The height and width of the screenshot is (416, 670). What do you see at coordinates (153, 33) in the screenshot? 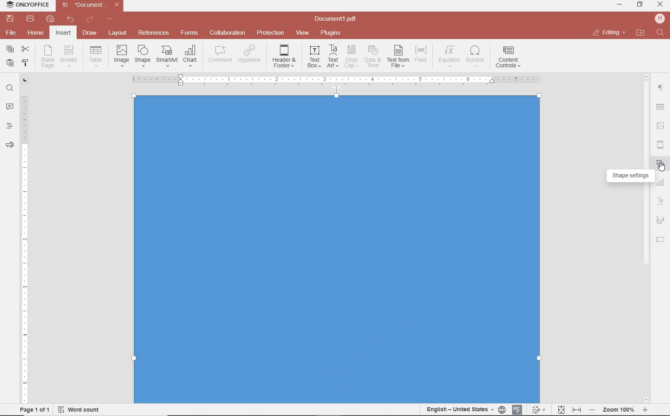
I see `reference` at bounding box center [153, 33].